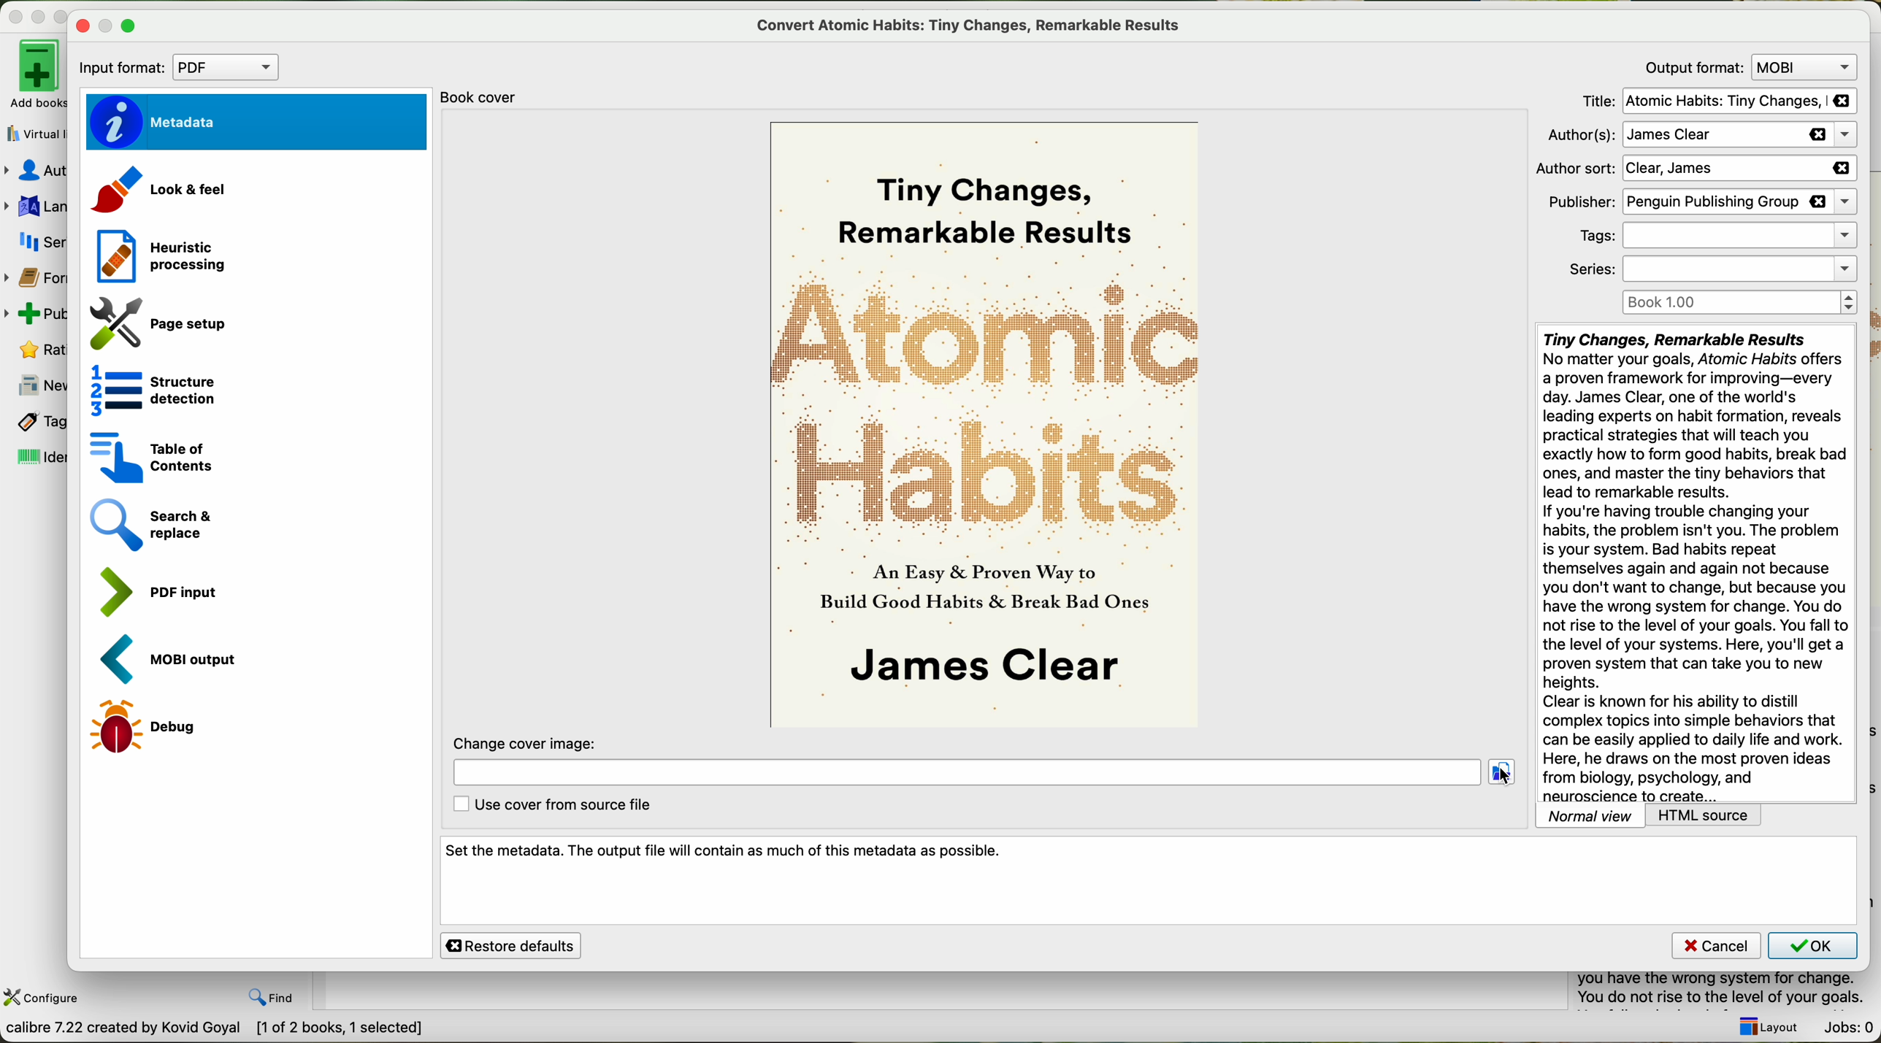 The height and width of the screenshot is (1043, 1881). What do you see at coordinates (160, 255) in the screenshot?
I see `heuristic processing` at bounding box center [160, 255].